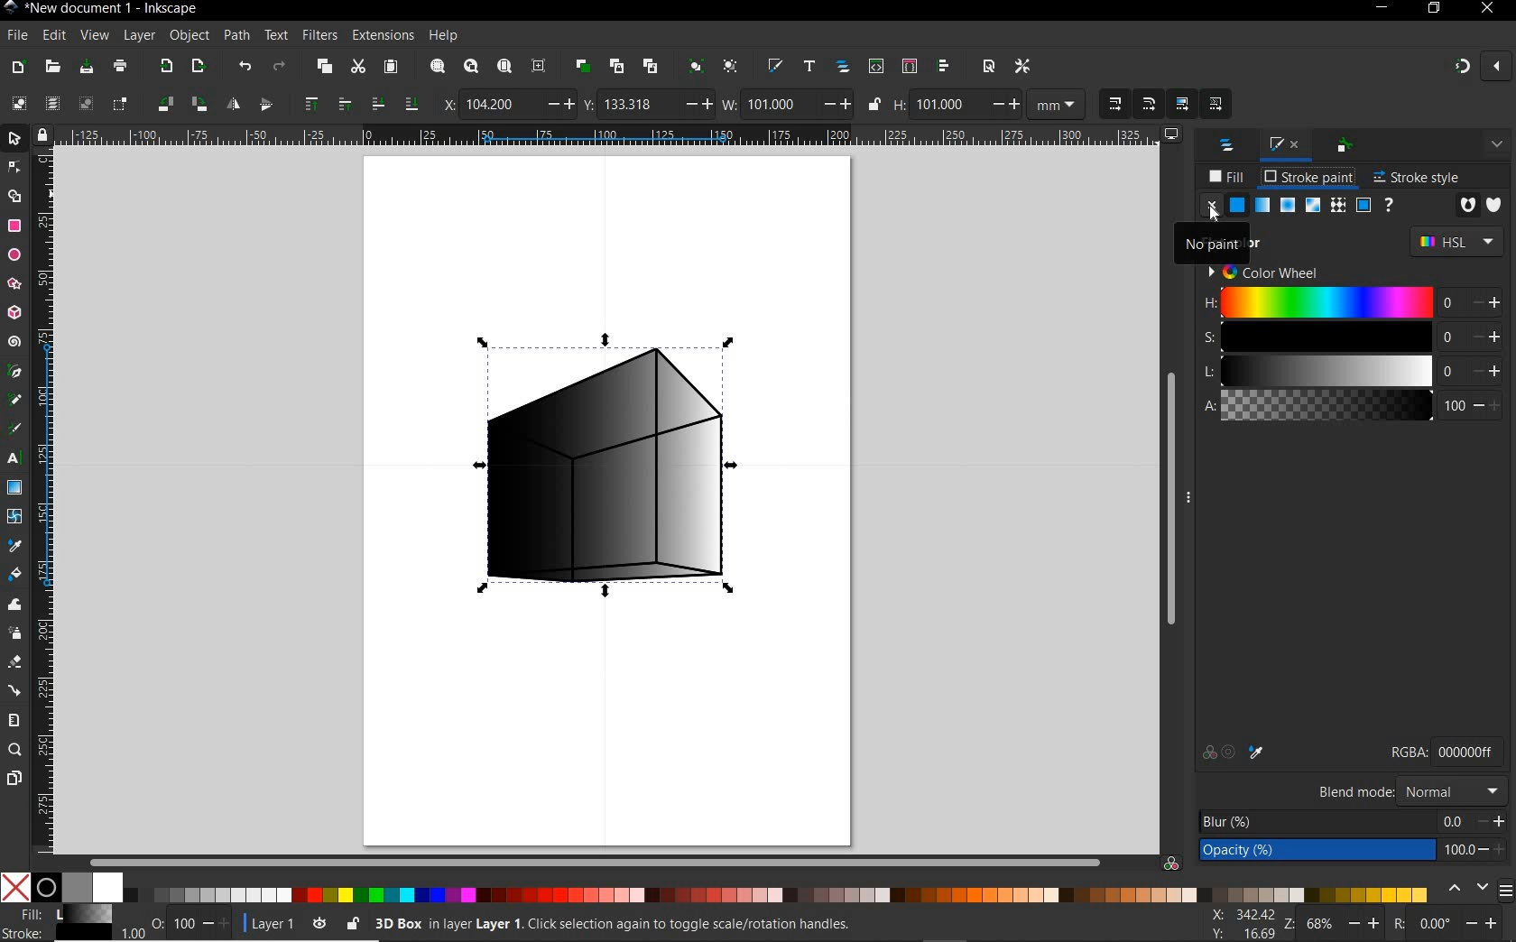 This screenshot has height=942, width=1516. I want to click on increase/decrease, so click(1487, 405).